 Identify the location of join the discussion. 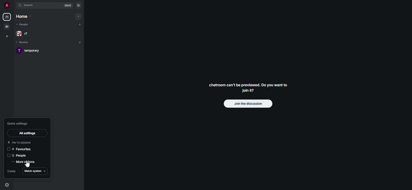
(247, 103).